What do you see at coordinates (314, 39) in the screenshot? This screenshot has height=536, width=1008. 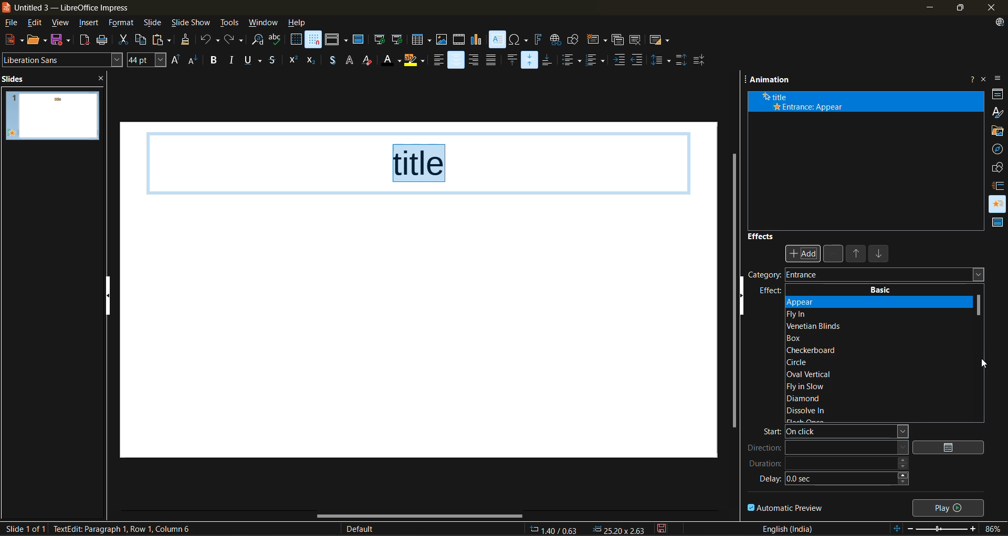 I see `snap to grid` at bounding box center [314, 39].